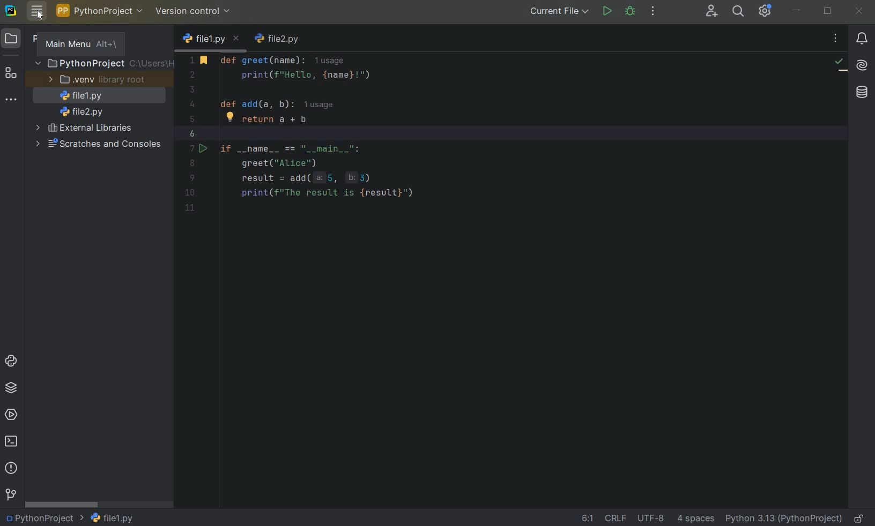 This screenshot has height=526, width=875. What do you see at coordinates (195, 11) in the screenshot?
I see `version control` at bounding box center [195, 11].